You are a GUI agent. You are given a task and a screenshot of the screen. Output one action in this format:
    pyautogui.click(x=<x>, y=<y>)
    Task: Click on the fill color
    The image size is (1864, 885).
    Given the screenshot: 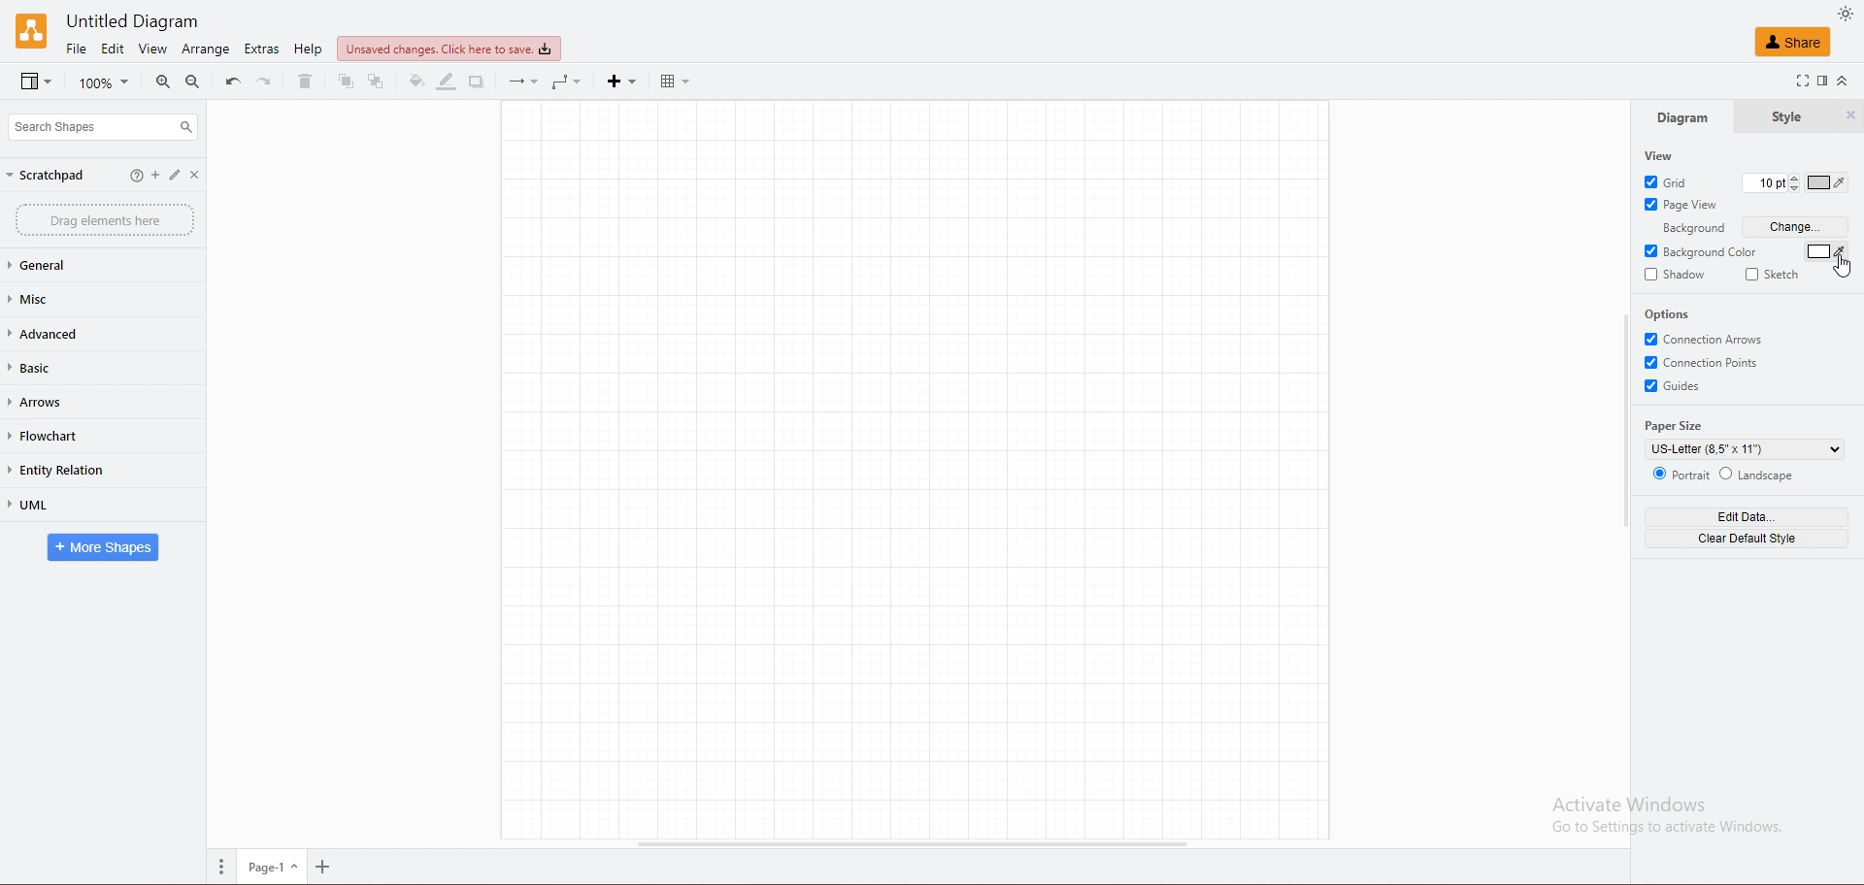 What is the action you would take?
    pyautogui.click(x=416, y=82)
    